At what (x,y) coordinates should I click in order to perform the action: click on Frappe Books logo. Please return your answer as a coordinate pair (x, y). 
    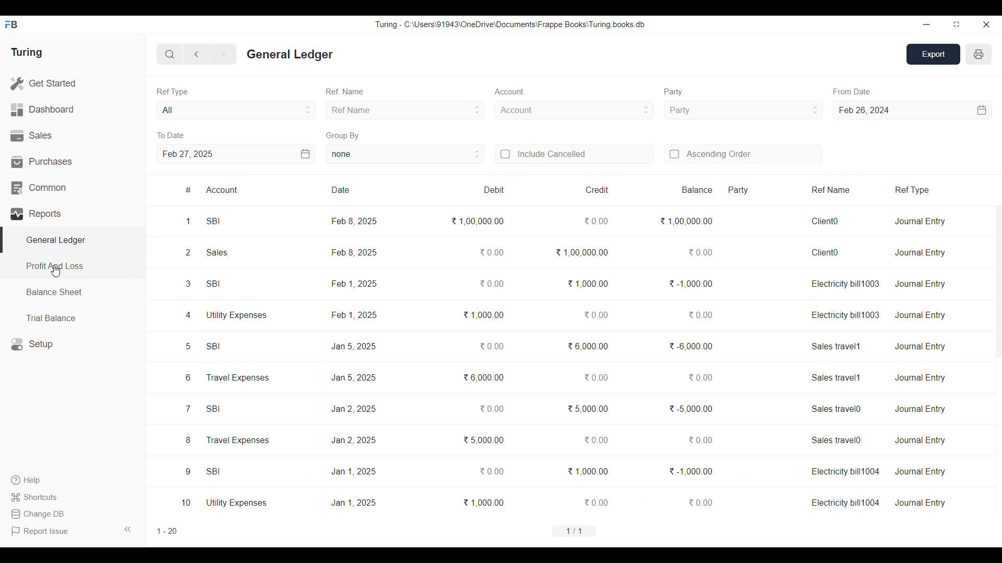
    Looking at the image, I should click on (11, 25).